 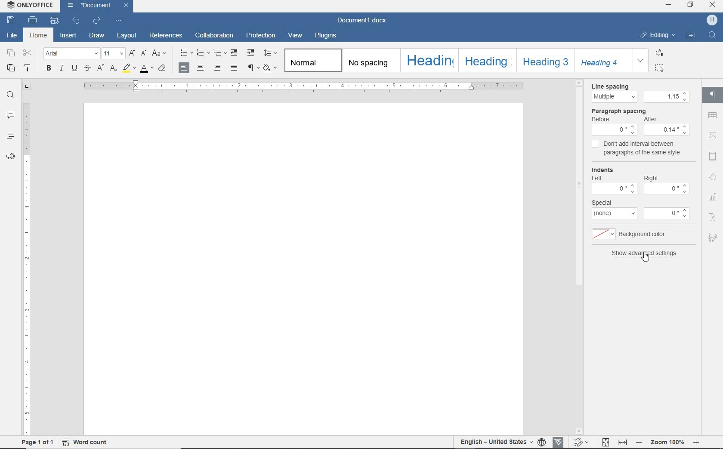 What do you see at coordinates (692, 37) in the screenshot?
I see `OPEN FILE LOCATION` at bounding box center [692, 37].